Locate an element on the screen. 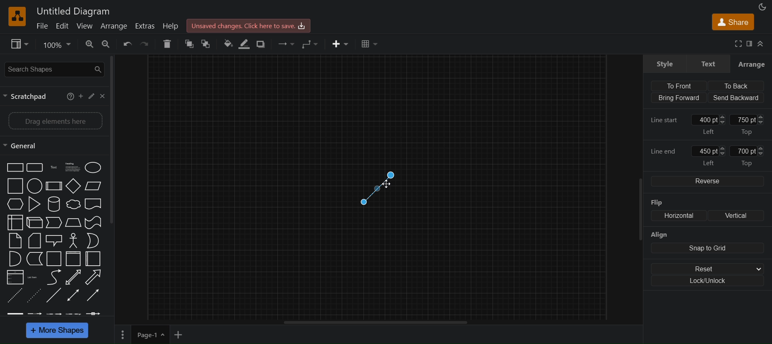 The image size is (772, 344). connections is located at coordinates (285, 43).